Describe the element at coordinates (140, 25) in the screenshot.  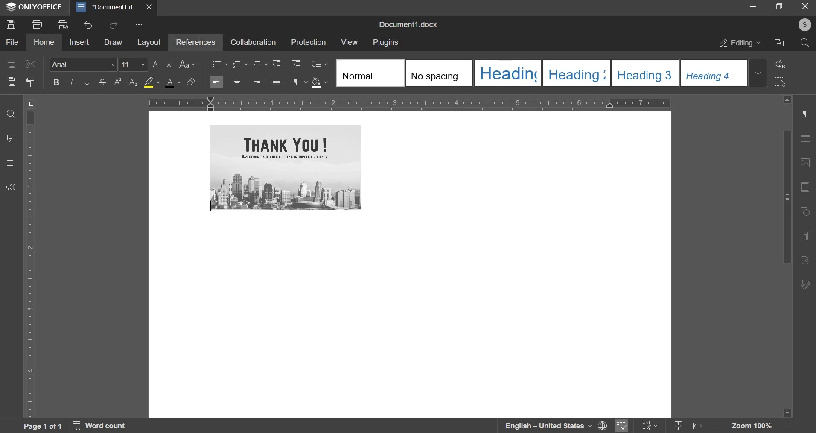
I see `more options` at that location.